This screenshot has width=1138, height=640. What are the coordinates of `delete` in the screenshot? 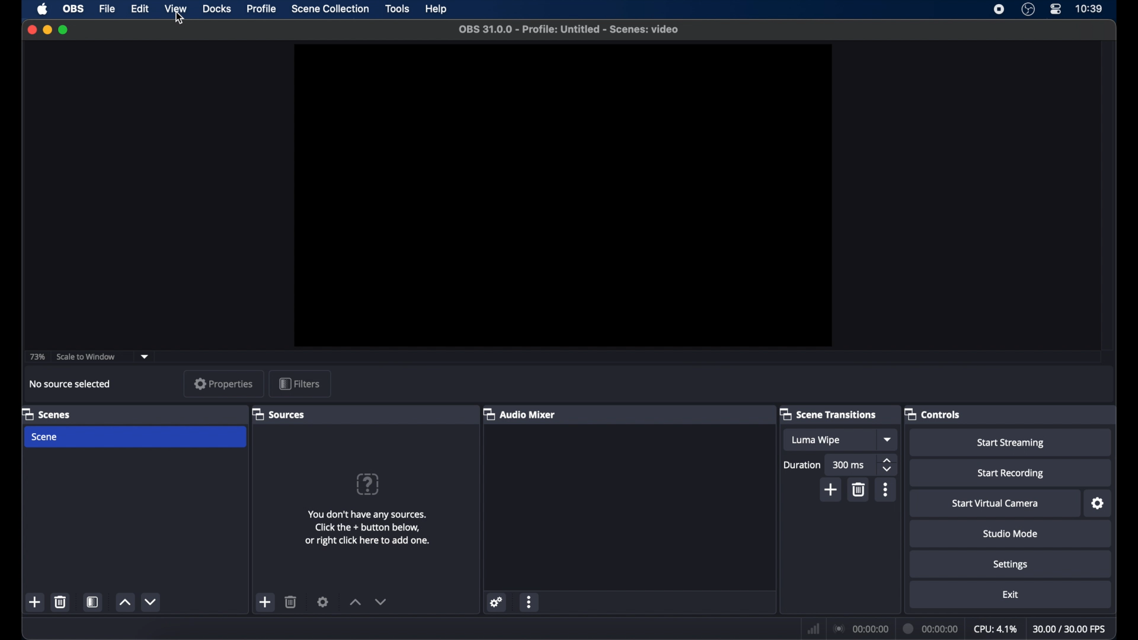 It's located at (61, 601).